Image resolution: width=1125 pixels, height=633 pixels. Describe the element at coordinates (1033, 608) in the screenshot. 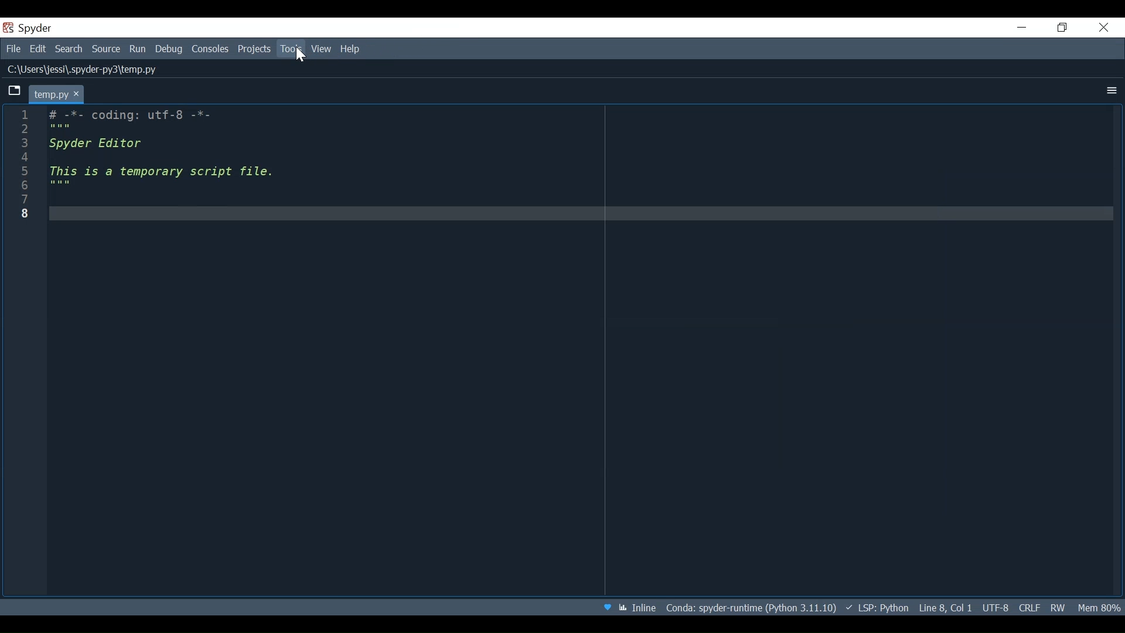

I see `File EQL Status` at that location.